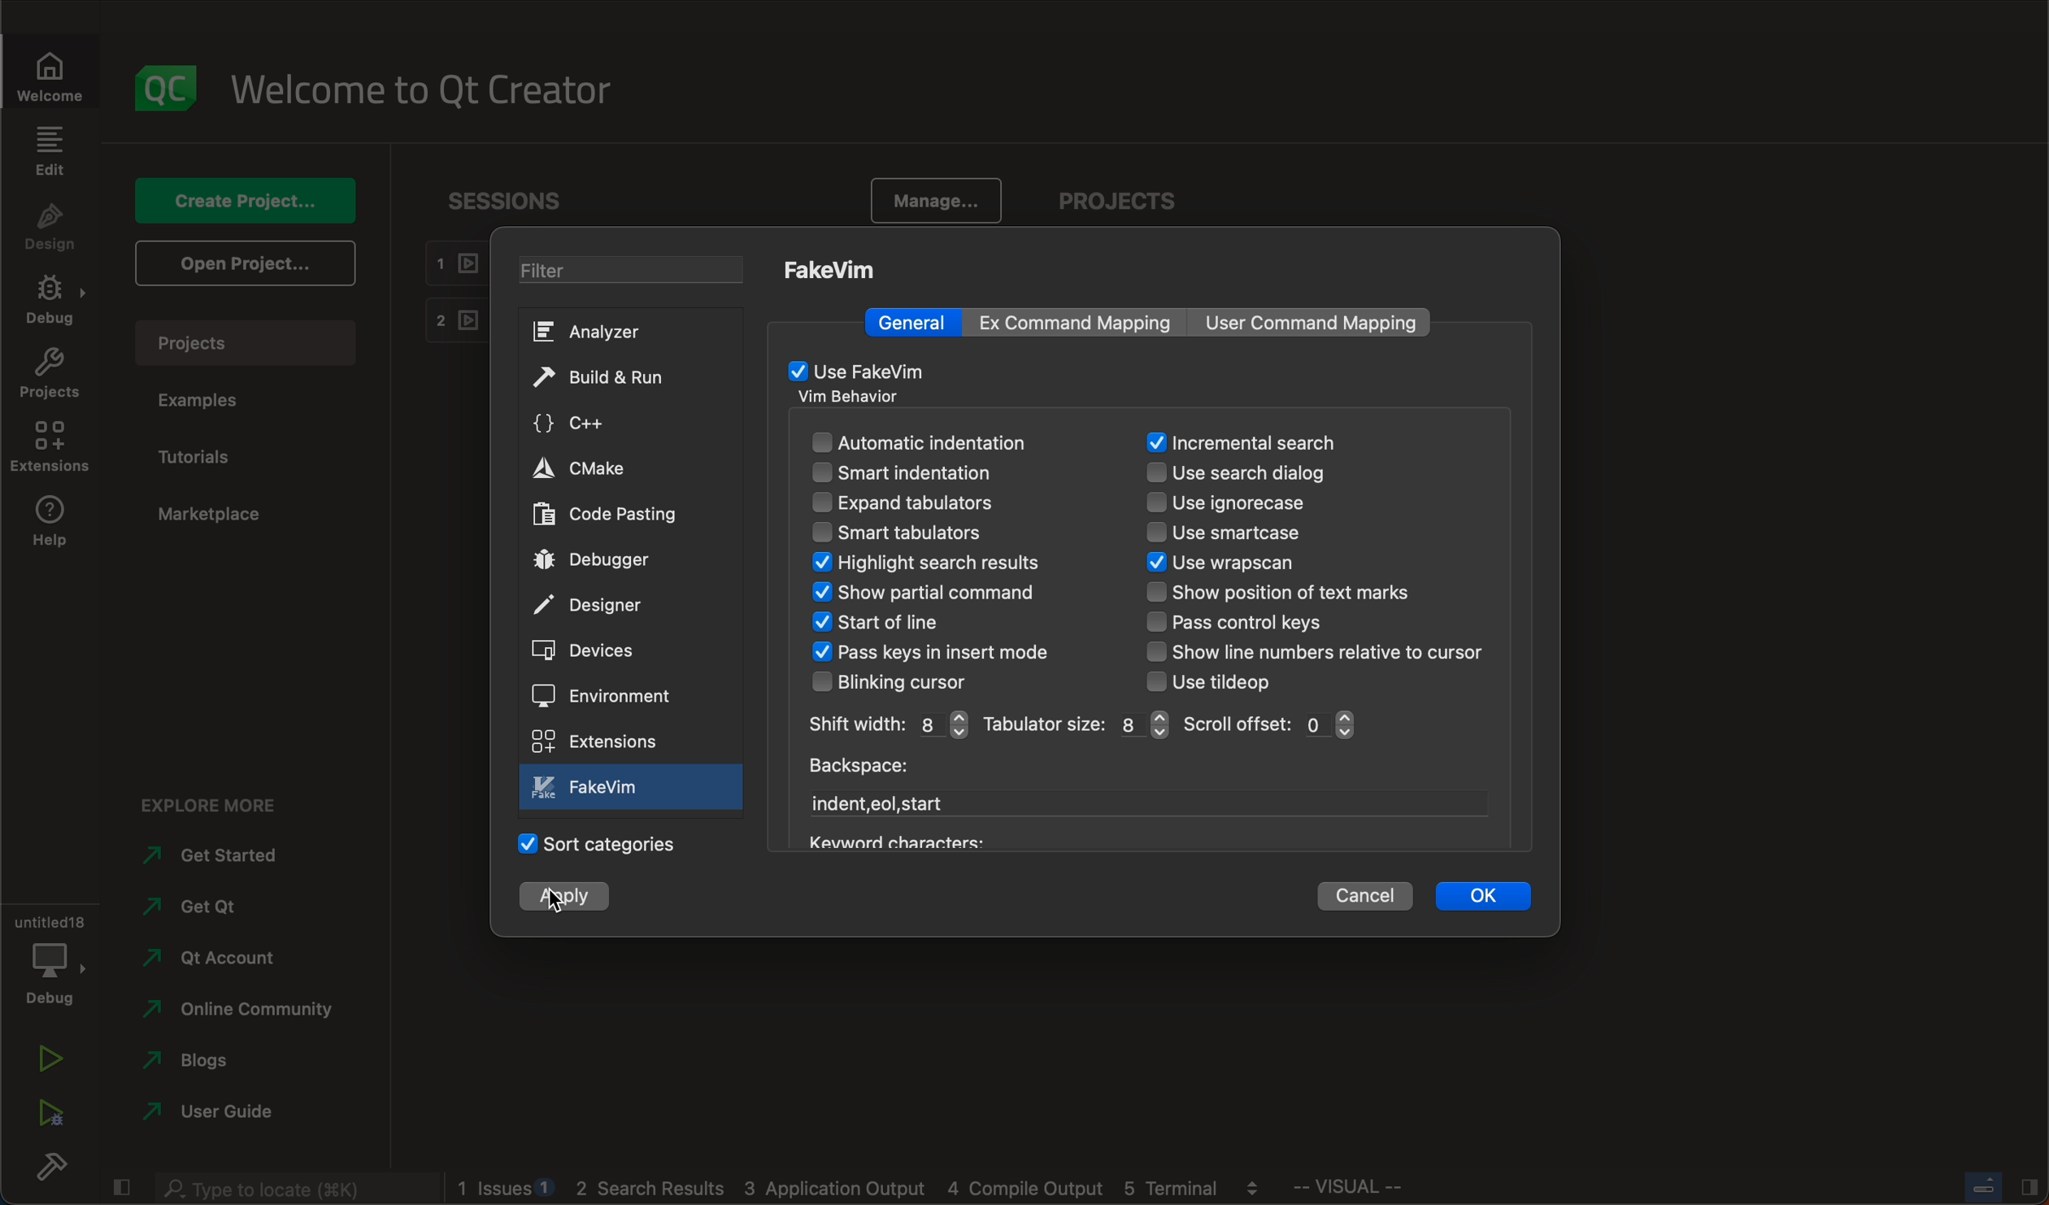 The width and height of the screenshot is (2049, 1205). Describe the element at coordinates (861, 369) in the screenshot. I see `fakeVim enabled` at that location.